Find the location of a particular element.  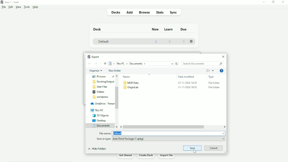

Settings is located at coordinates (192, 41).